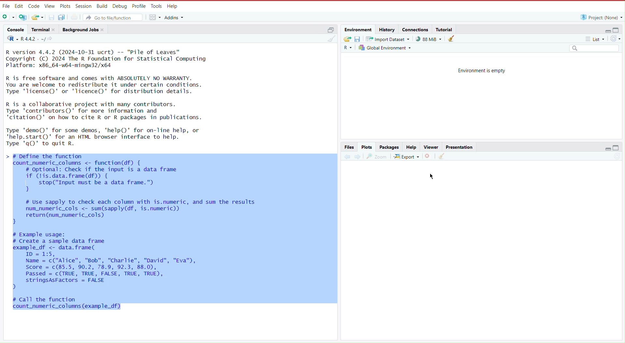 Image resolution: width=625 pixels, height=343 pixels. What do you see at coordinates (445, 29) in the screenshot?
I see `Tutorial` at bounding box center [445, 29].